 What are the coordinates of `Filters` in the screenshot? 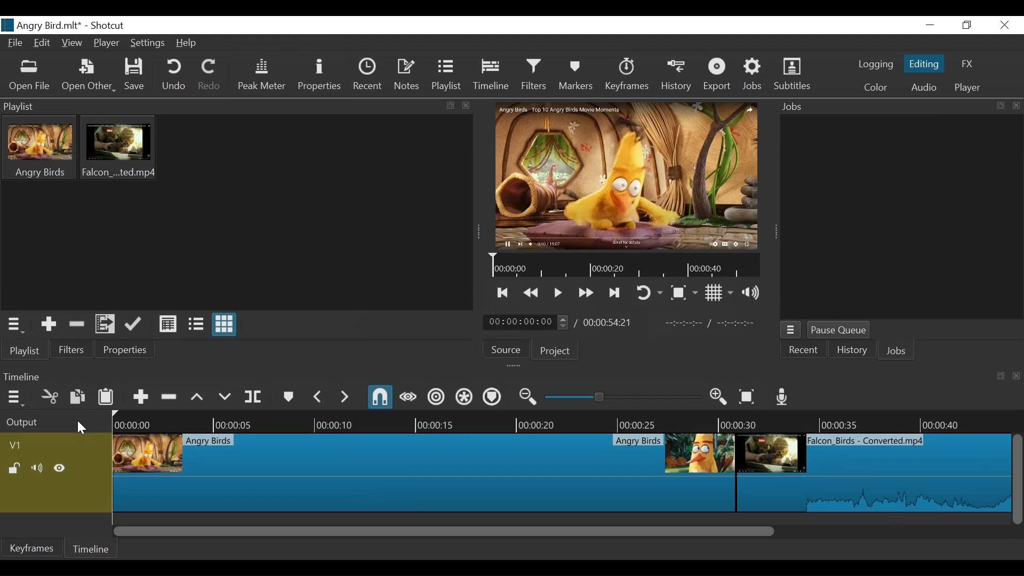 It's located at (534, 75).